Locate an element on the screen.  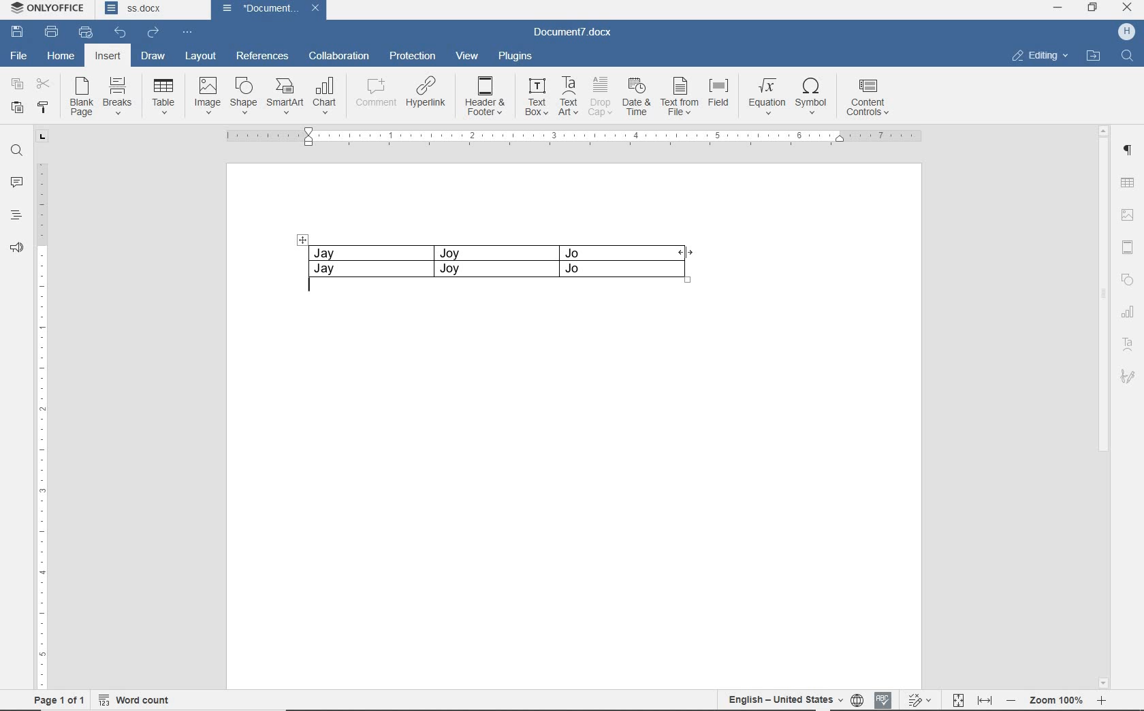
TEXT ART is located at coordinates (1128, 344).